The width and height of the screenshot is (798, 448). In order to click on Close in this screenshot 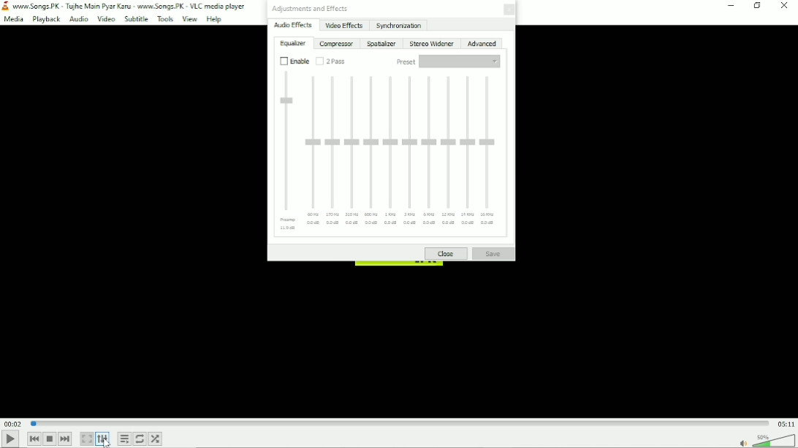, I will do `click(446, 253)`.